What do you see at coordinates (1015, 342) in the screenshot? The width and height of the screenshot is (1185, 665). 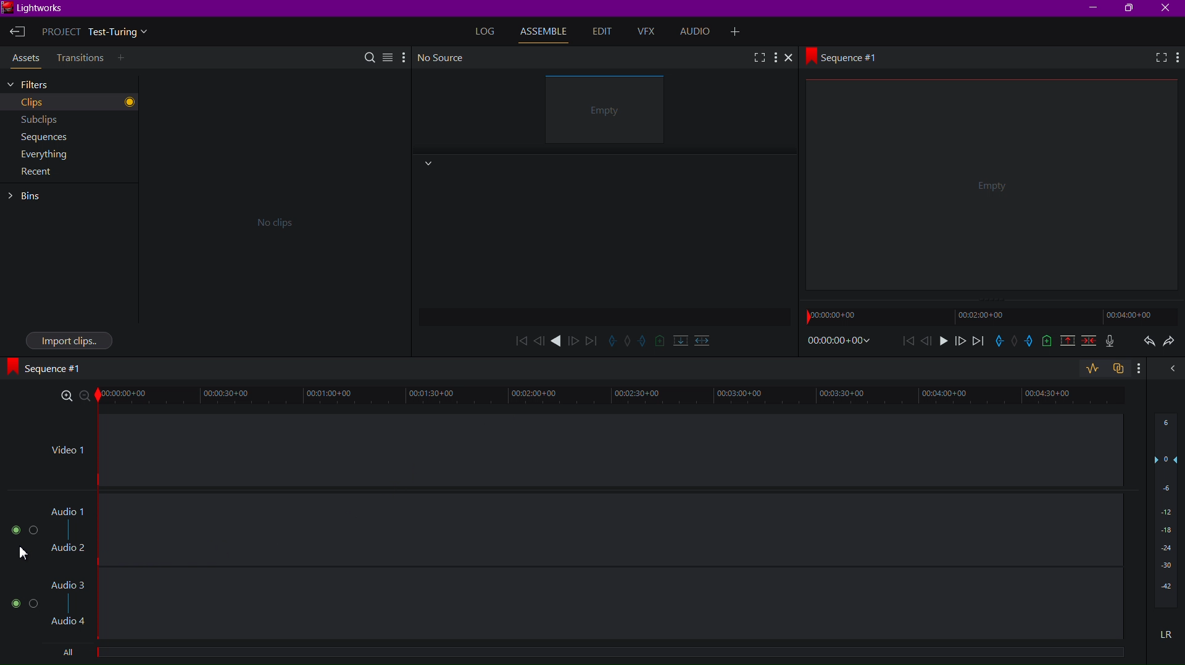 I see `hold` at bounding box center [1015, 342].